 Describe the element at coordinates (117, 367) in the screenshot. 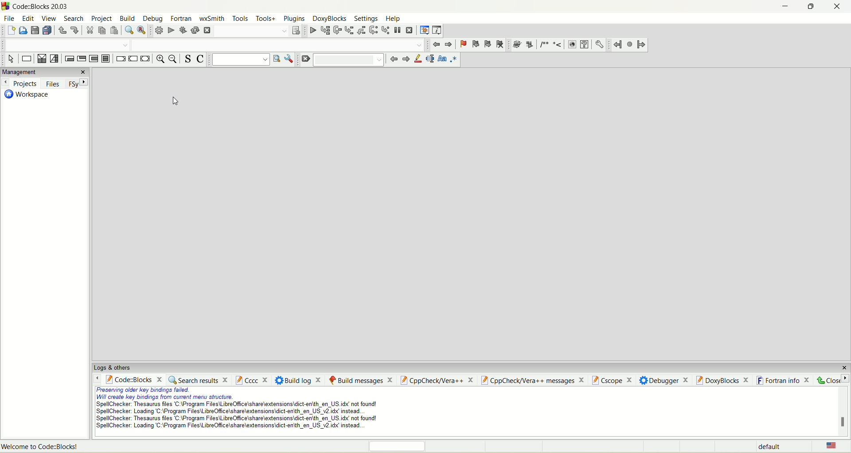

I see `logs and others` at that location.